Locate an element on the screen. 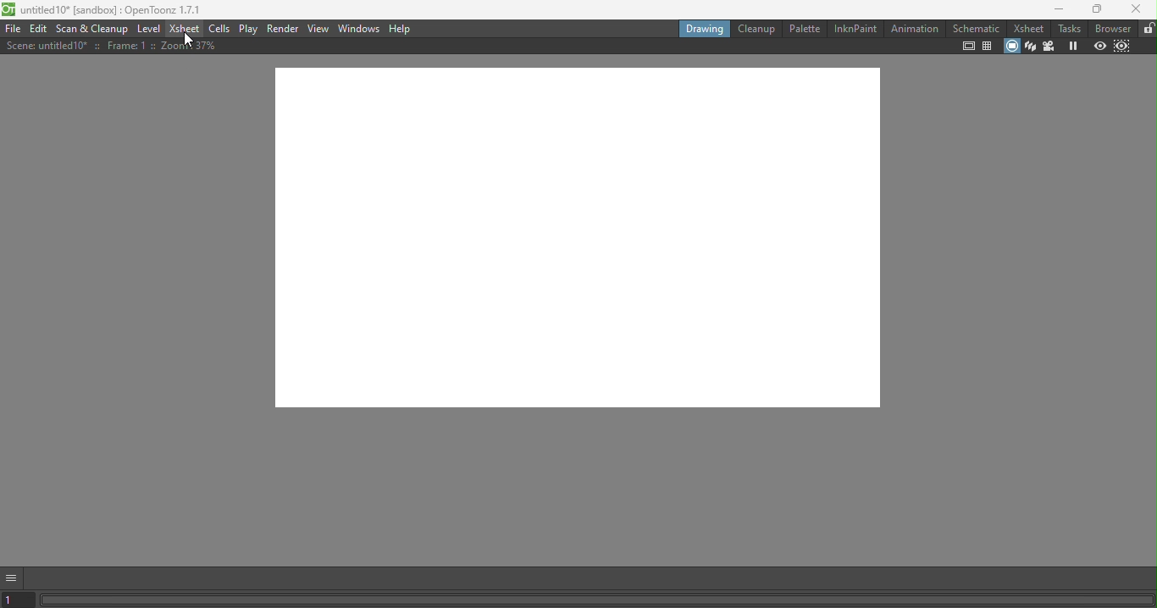 The height and width of the screenshot is (608, 1157). Freeze is located at coordinates (1073, 47).